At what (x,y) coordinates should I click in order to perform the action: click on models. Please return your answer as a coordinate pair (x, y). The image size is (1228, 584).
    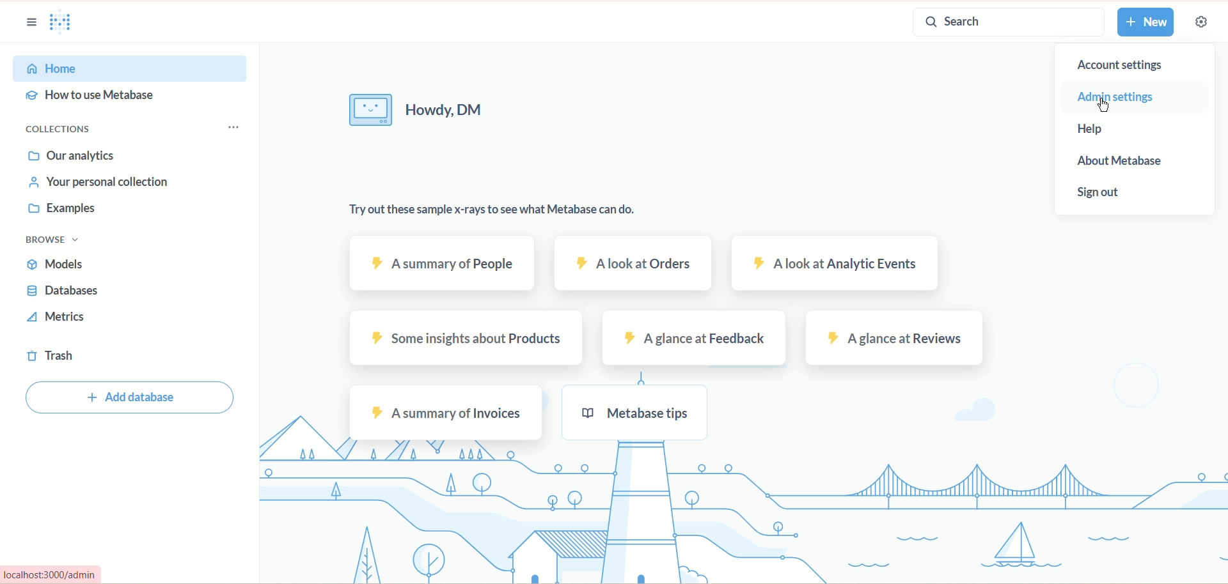
    Looking at the image, I should click on (57, 265).